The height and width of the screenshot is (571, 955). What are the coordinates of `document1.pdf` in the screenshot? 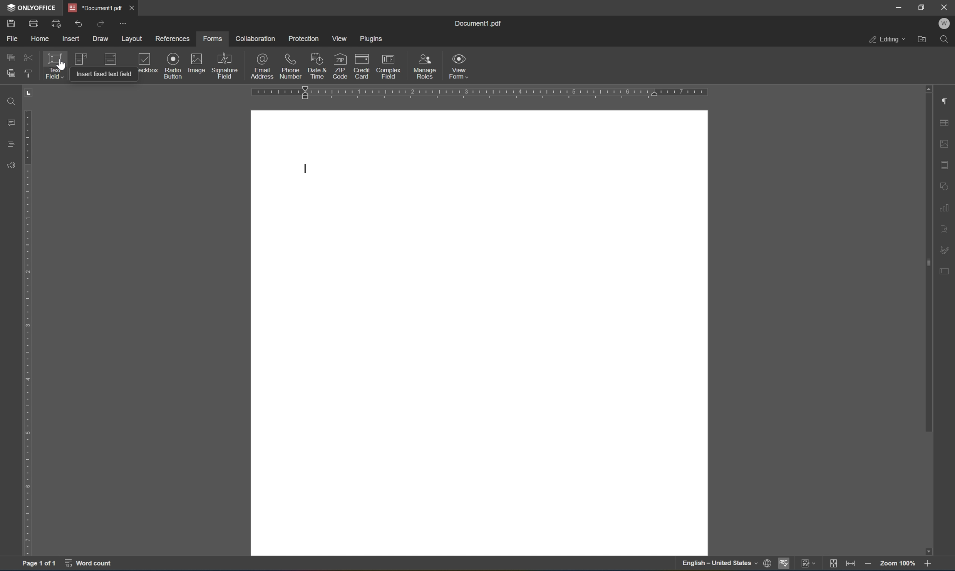 It's located at (481, 23).